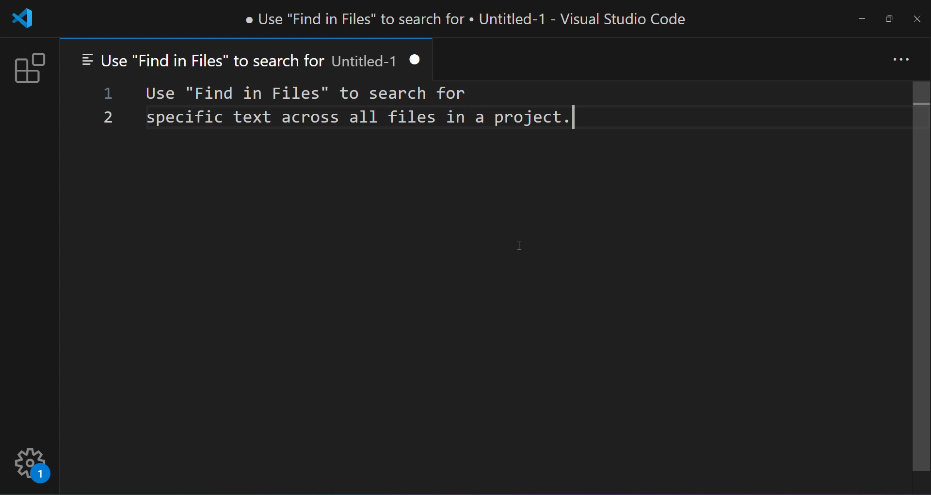 Image resolution: width=931 pixels, height=495 pixels. Describe the element at coordinates (468, 17) in the screenshot. I see `Use "Find in Files" to search for « Untitled-1 - Visual Studio Code` at that location.